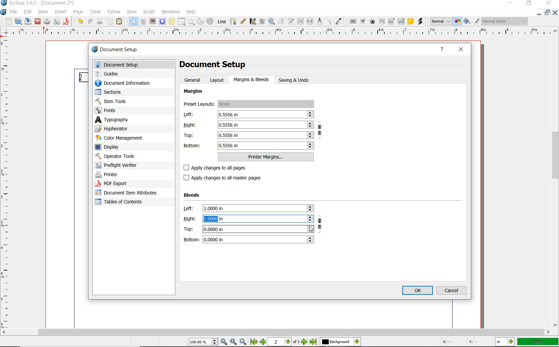  I want to click on sectors, so click(110, 93).